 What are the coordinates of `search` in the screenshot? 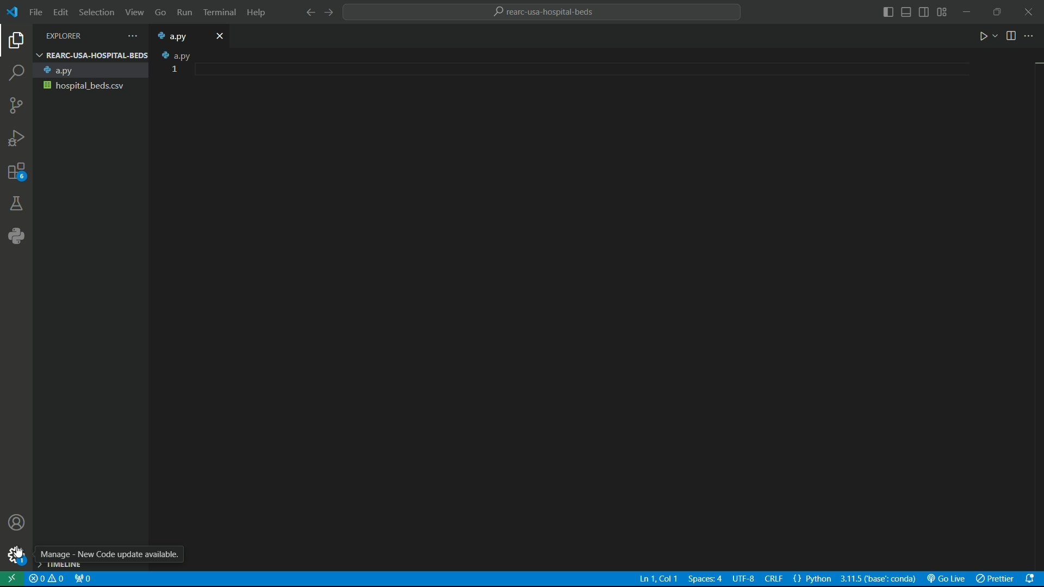 It's located at (17, 74).